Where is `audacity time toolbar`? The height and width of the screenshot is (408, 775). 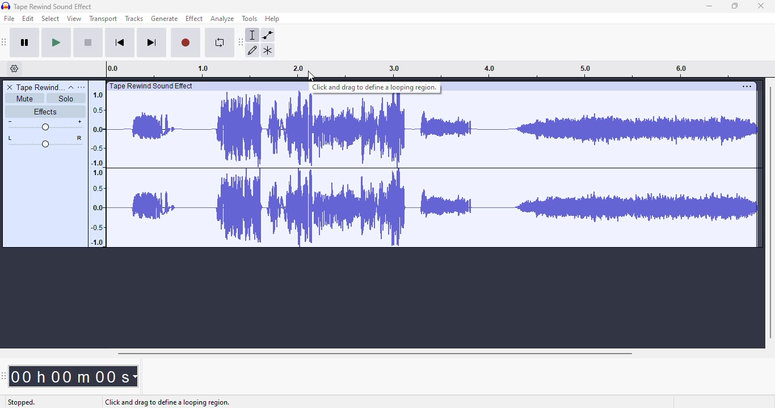 audacity time toolbar is located at coordinates (4, 375).